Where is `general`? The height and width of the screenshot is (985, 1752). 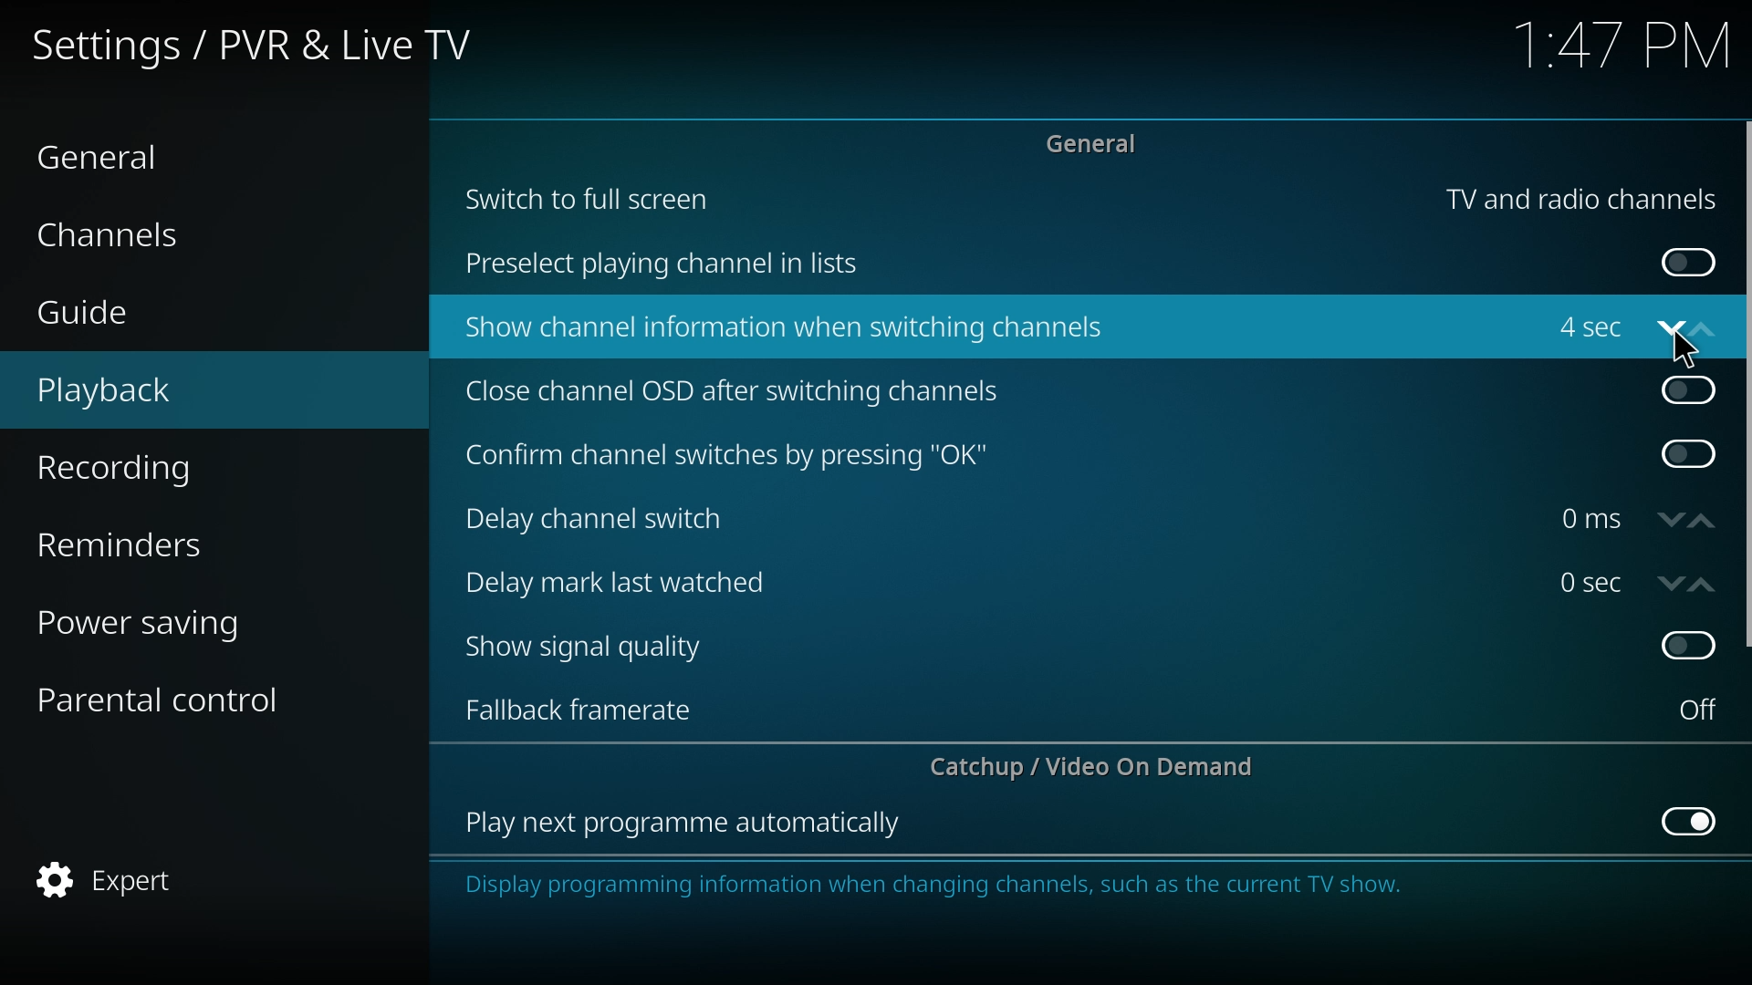 general is located at coordinates (1099, 142).